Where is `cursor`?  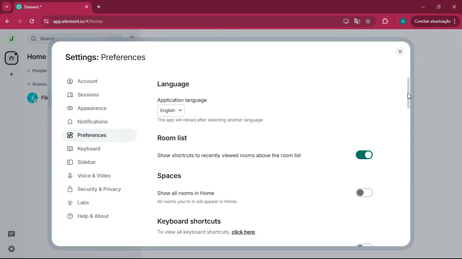
cursor is located at coordinates (409, 96).